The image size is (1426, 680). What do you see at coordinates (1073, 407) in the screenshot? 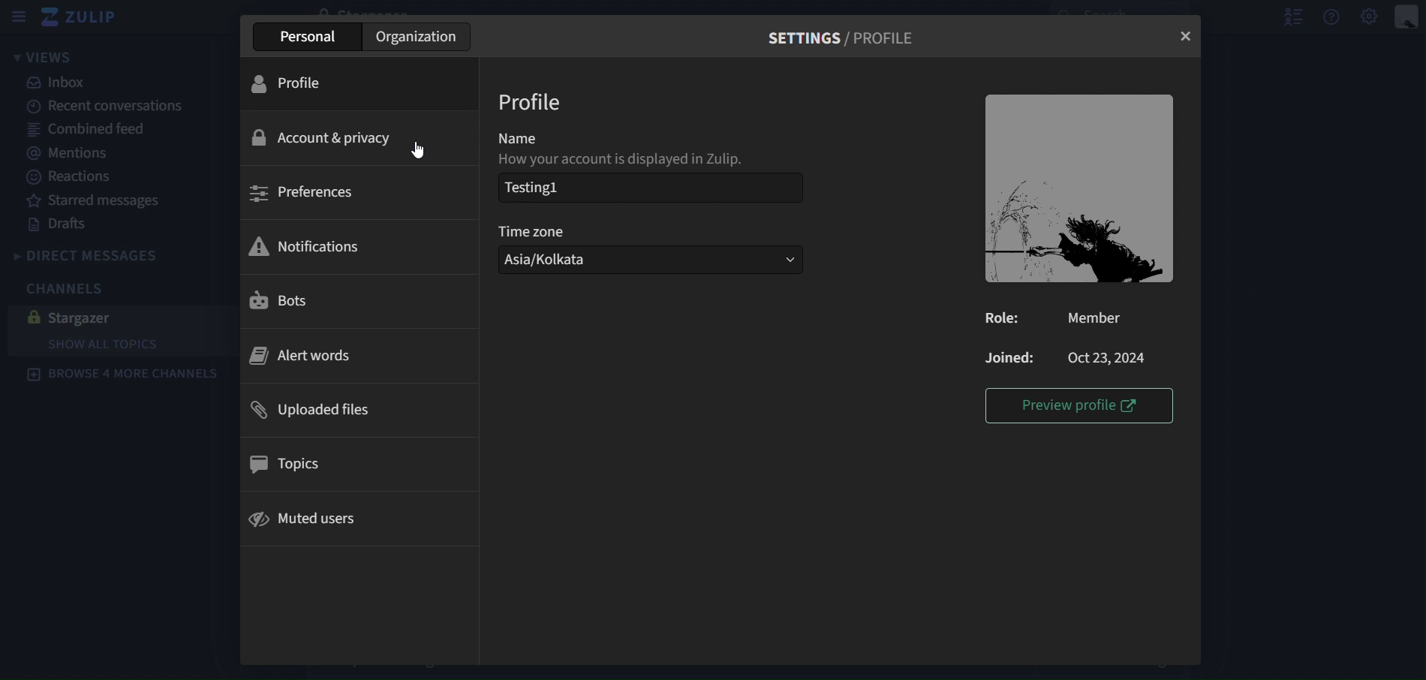
I see `preview profile` at bounding box center [1073, 407].